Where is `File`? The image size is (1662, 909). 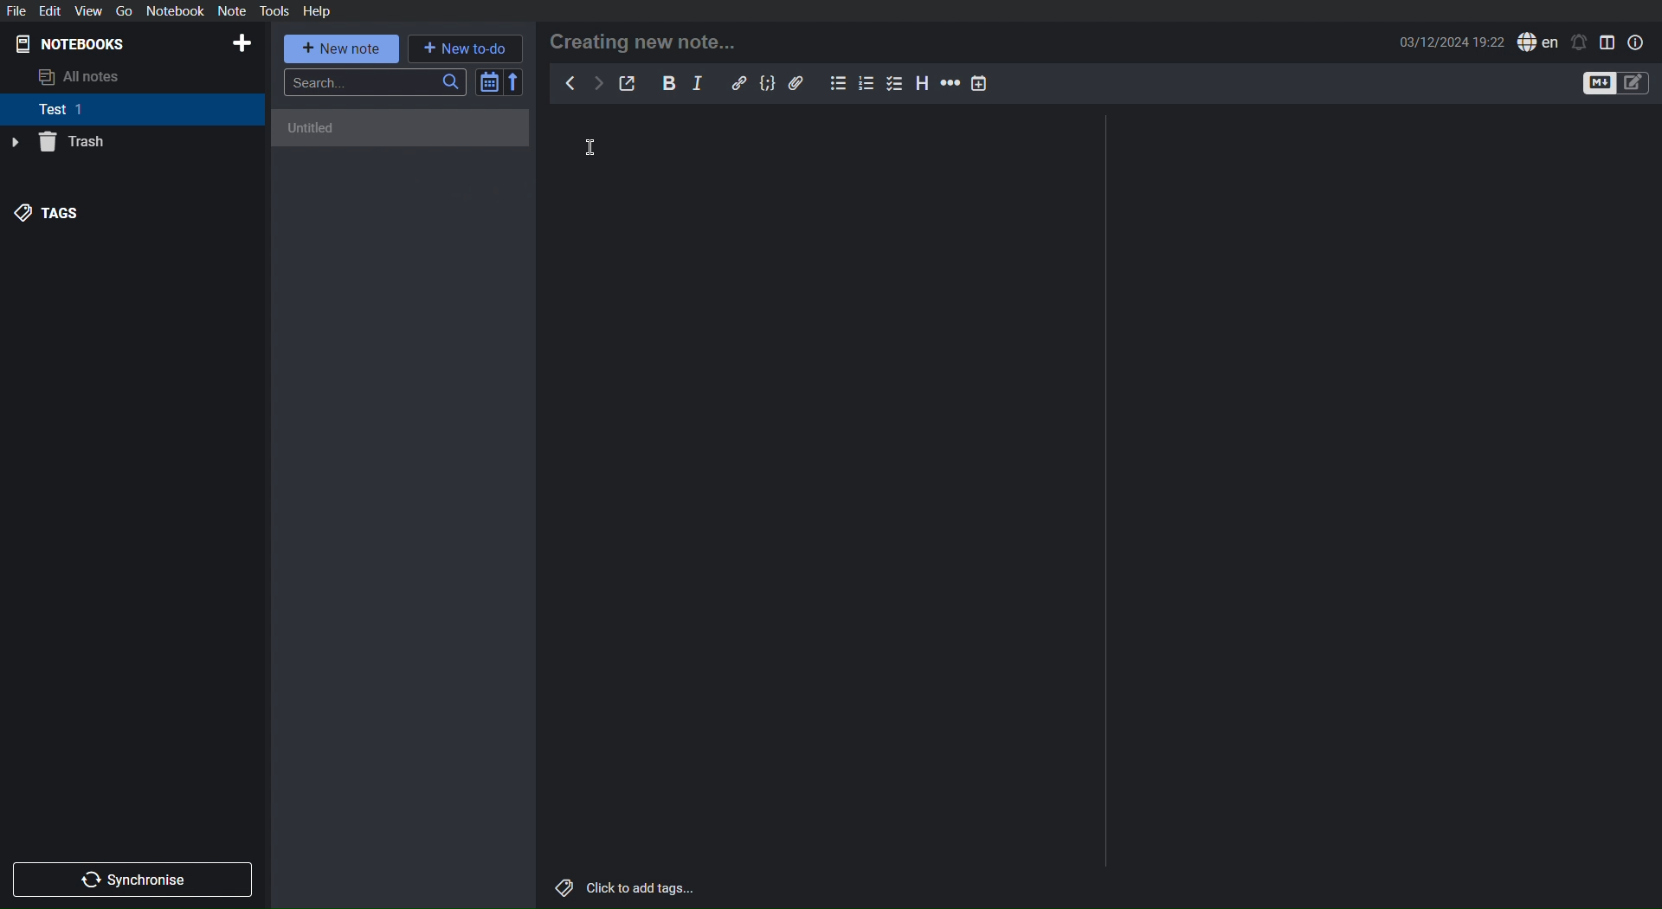 File is located at coordinates (14, 11).